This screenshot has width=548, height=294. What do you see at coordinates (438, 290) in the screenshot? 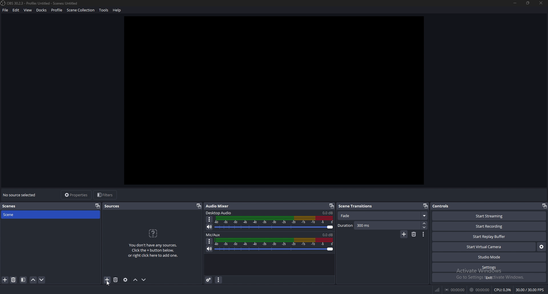
I see `network` at bounding box center [438, 290].